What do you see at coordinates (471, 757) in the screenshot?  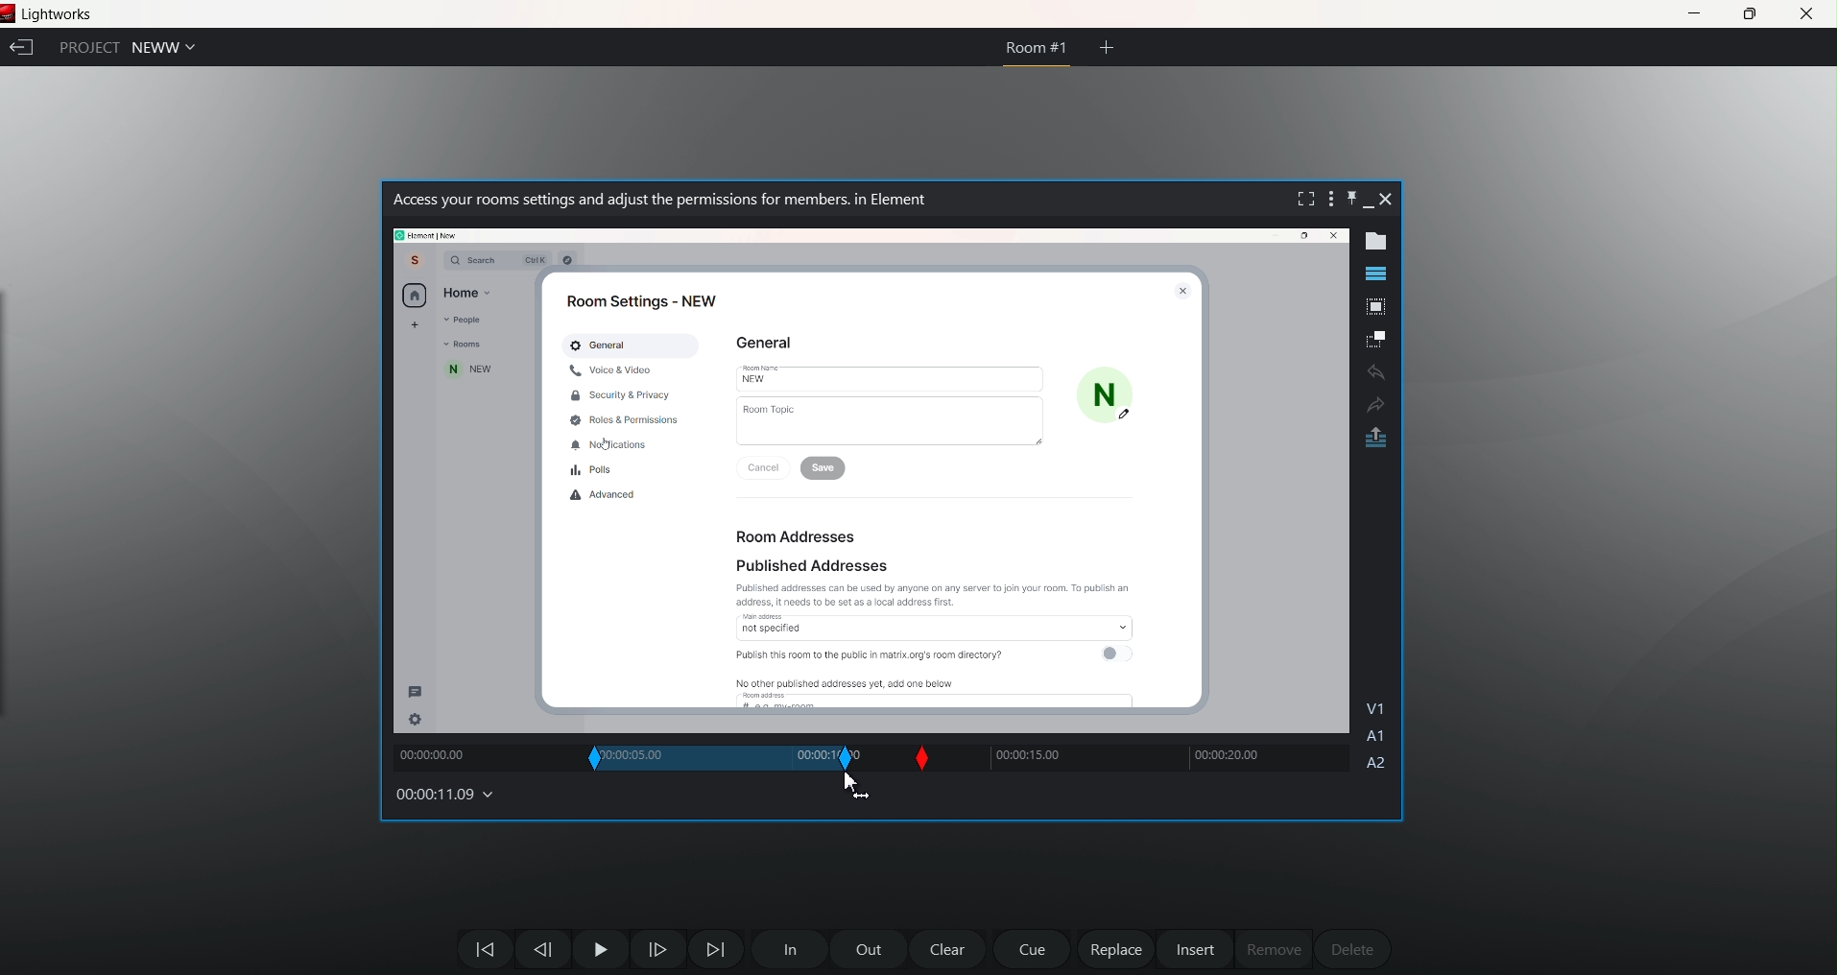 I see `00:00:00:00 (track)` at bounding box center [471, 757].